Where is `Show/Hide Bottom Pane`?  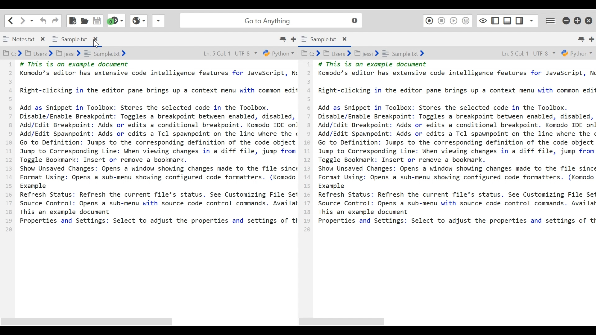
Show/Hide Bottom Pane is located at coordinates (508, 20).